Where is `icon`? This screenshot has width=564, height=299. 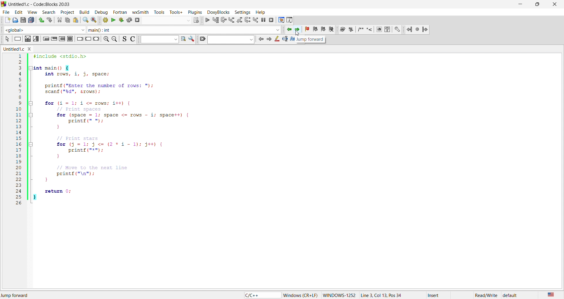
icon is located at coordinates (87, 39).